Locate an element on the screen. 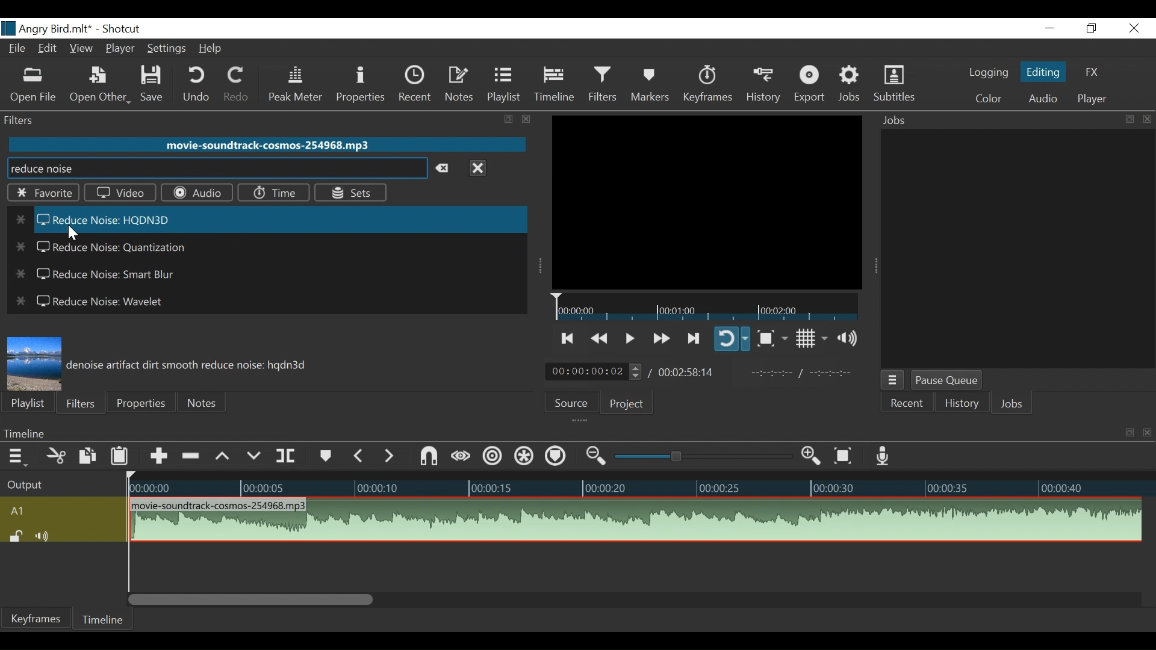 Image resolution: width=1156 pixels, height=650 pixels. History is located at coordinates (960, 404).